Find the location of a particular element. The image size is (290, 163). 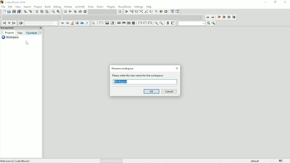

Highlight is located at coordinates (72, 23).